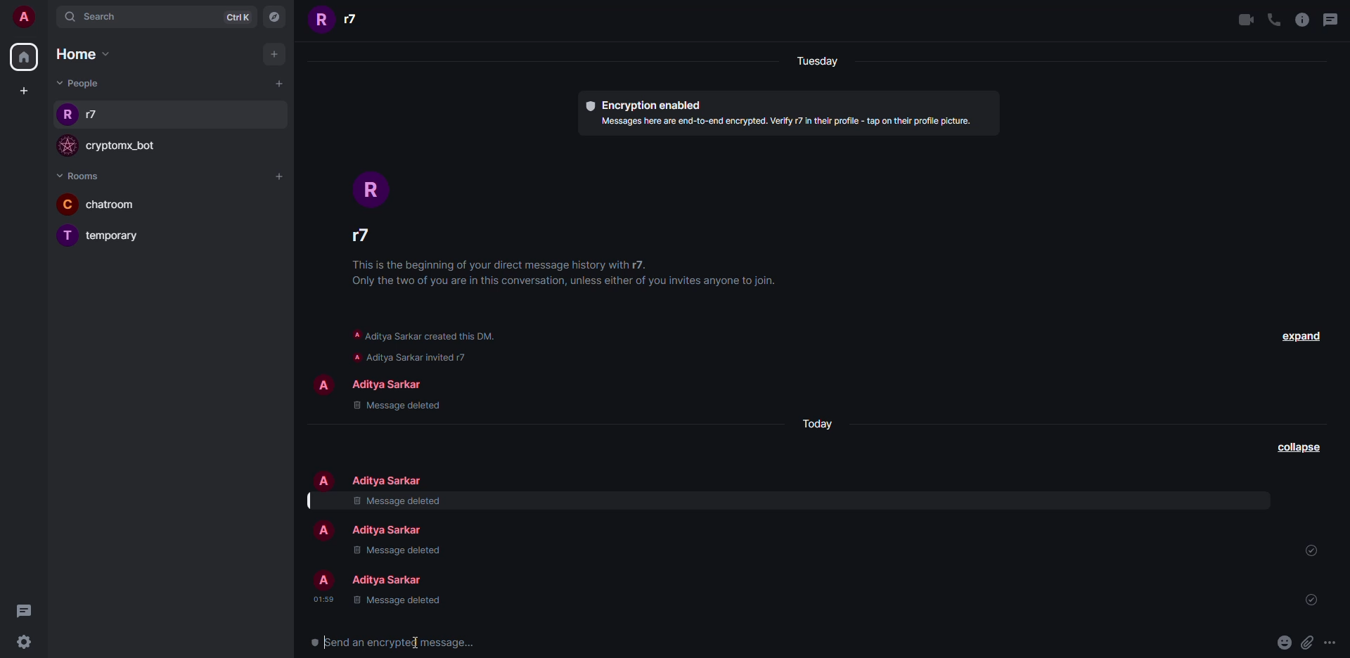 This screenshot has height=658, width=1350. Describe the element at coordinates (281, 176) in the screenshot. I see `add` at that location.